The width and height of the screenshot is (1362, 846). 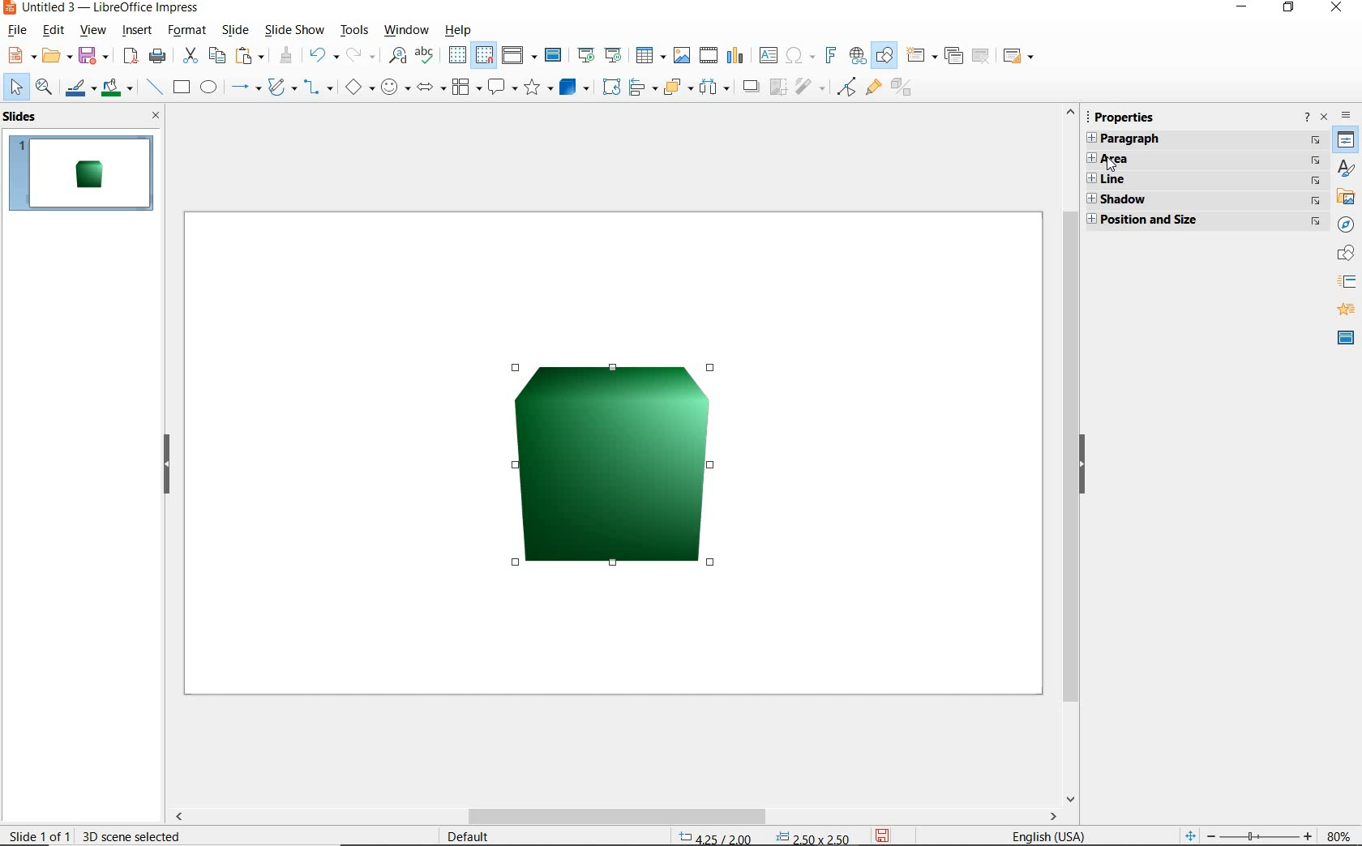 I want to click on table, so click(x=649, y=53).